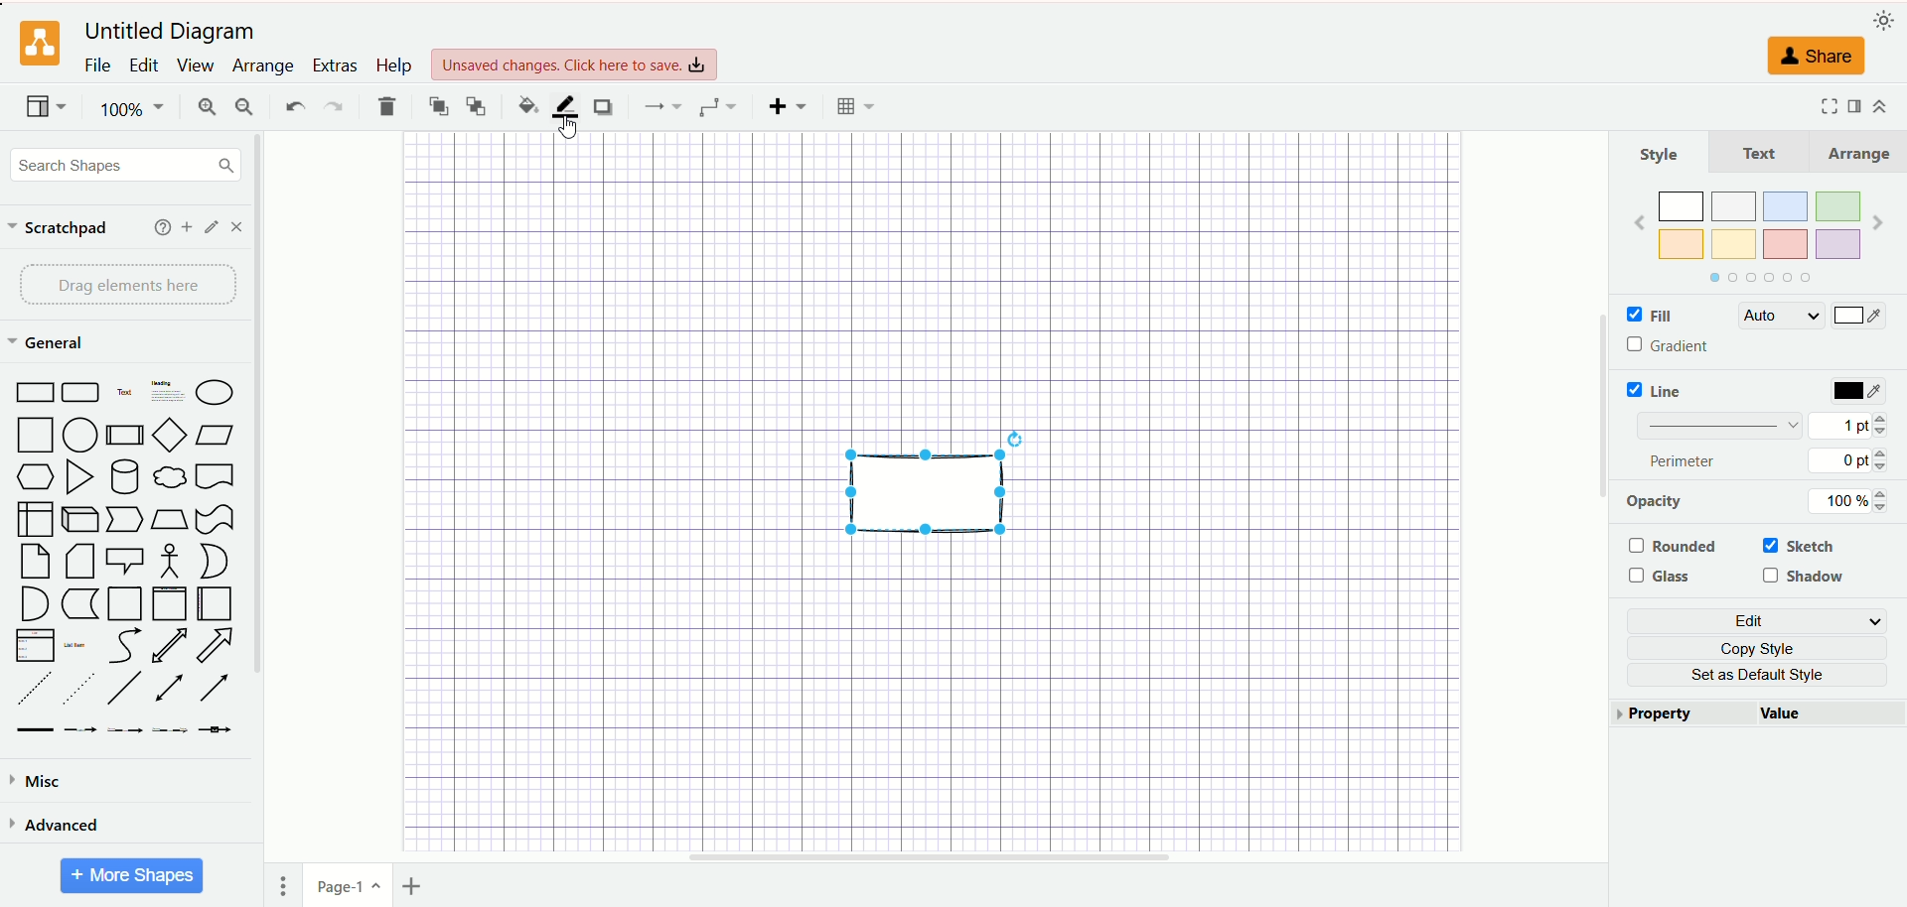 This screenshot has height=907, width=1907. What do you see at coordinates (1671, 345) in the screenshot?
I see `gradient` at bounding box center [1671, 345].